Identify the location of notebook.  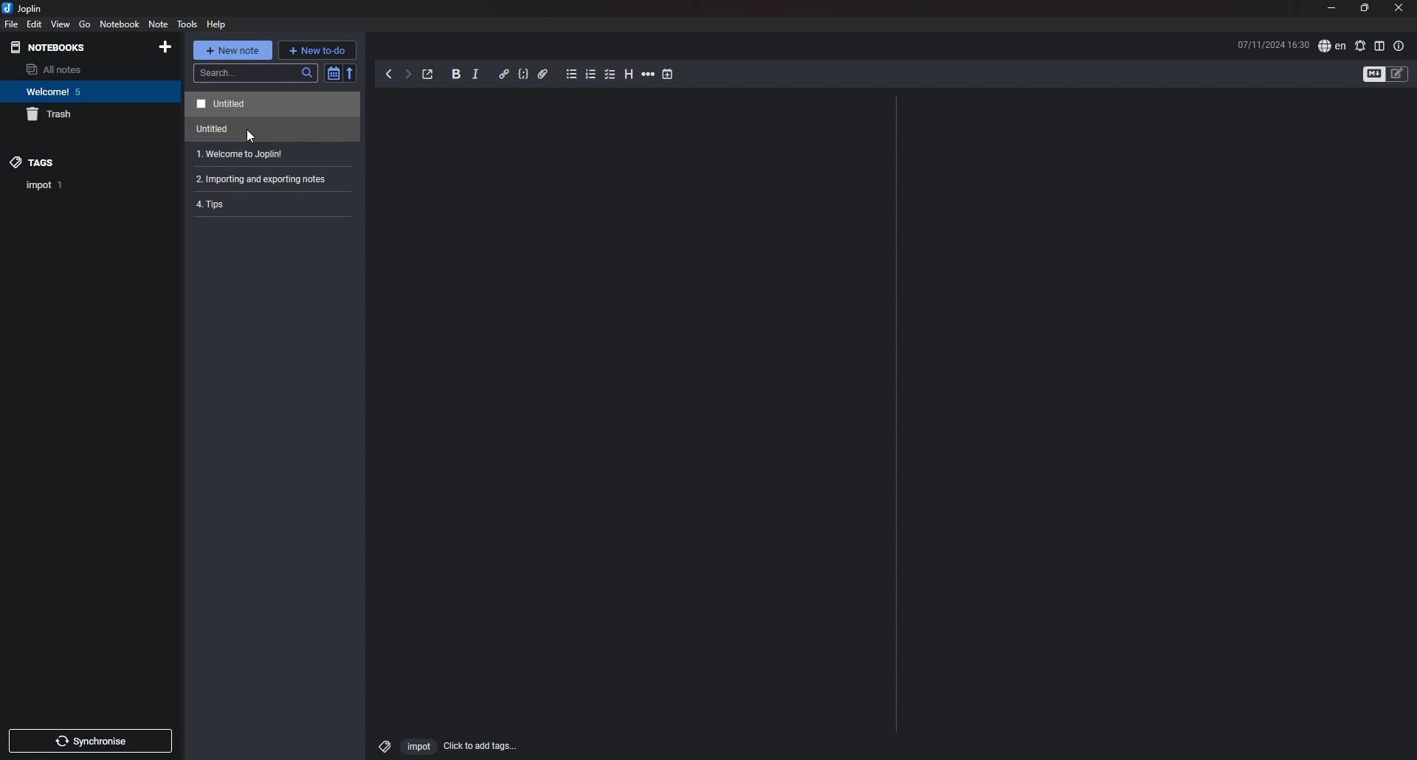
(75, 91).